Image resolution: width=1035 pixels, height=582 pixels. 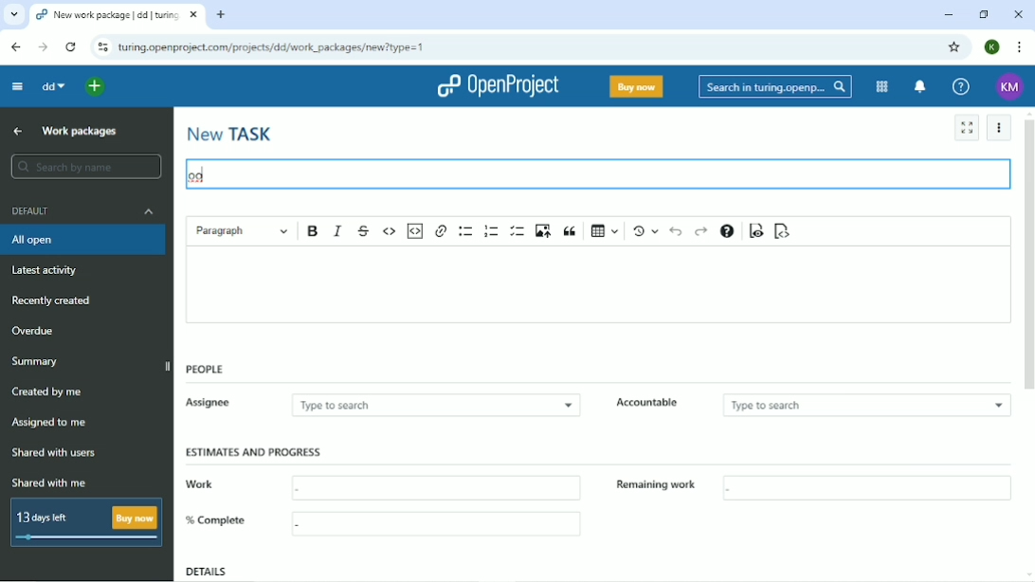 What do you see at coordinates (602, 232) in the screenshot?
I see `Insert table` at bounding box center [602, 232].